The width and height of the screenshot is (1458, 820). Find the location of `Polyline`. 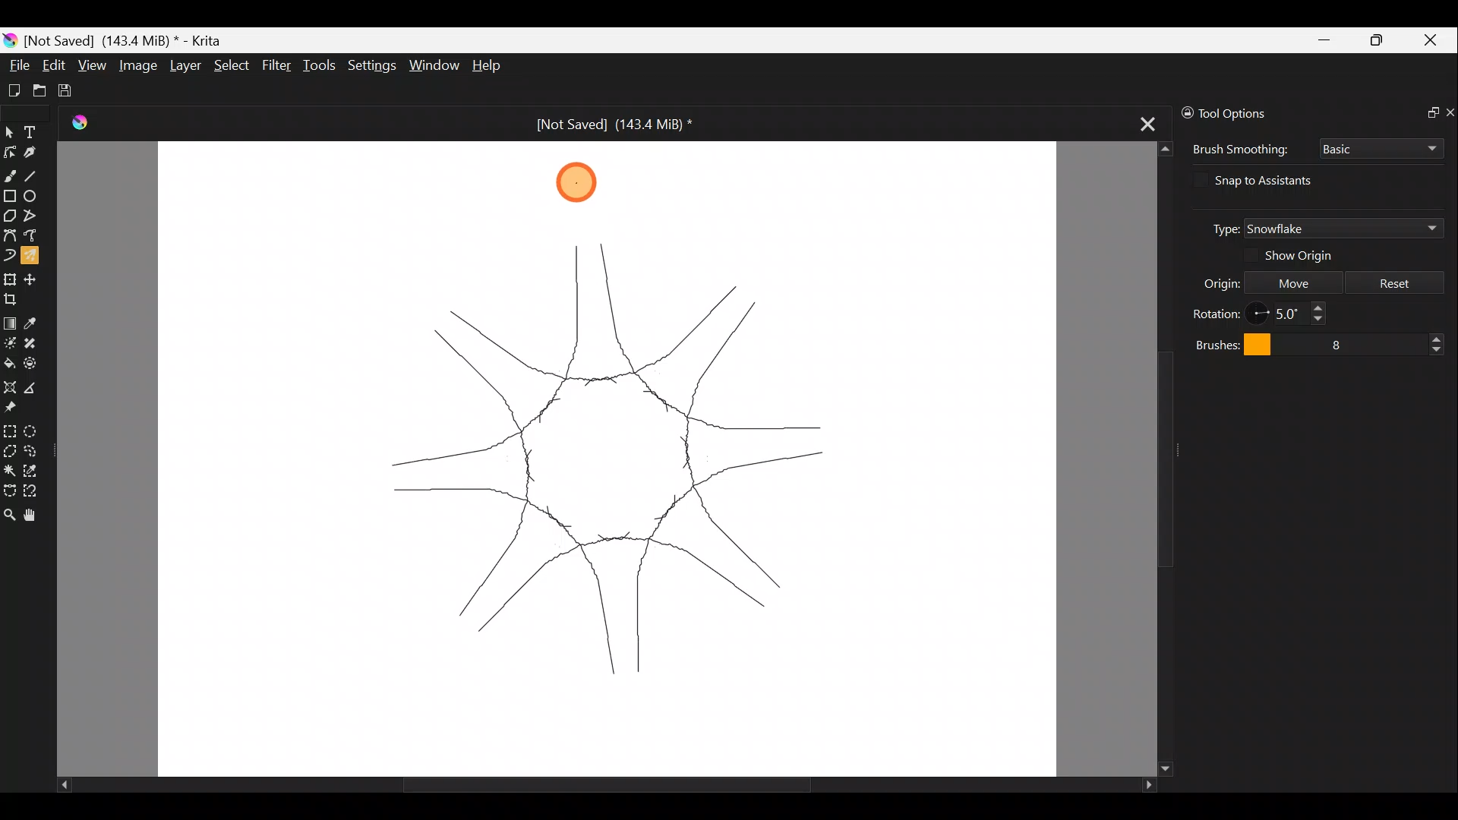

Polyline is located at coordinates (30, 216).